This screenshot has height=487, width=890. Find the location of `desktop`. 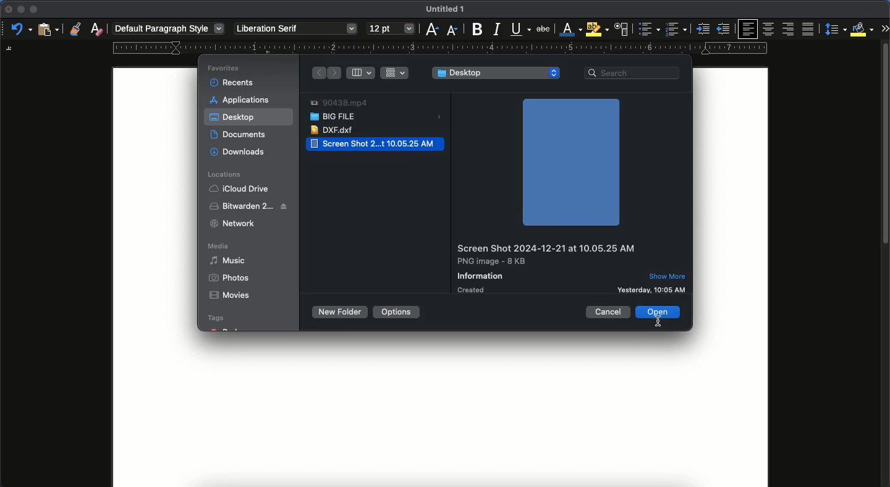

desktop is located at coordinates (496, 74).